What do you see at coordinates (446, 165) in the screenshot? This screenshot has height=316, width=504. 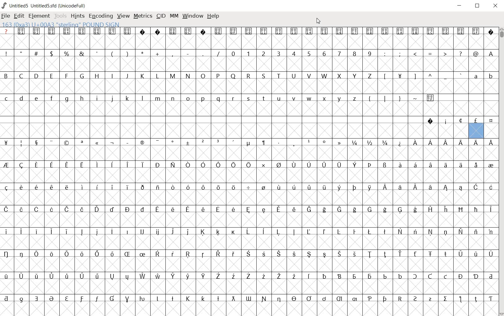 I see `Symbol` at bounding box center [446, 165].